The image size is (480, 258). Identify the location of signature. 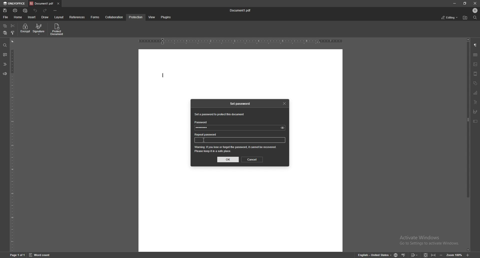
(41, 29).